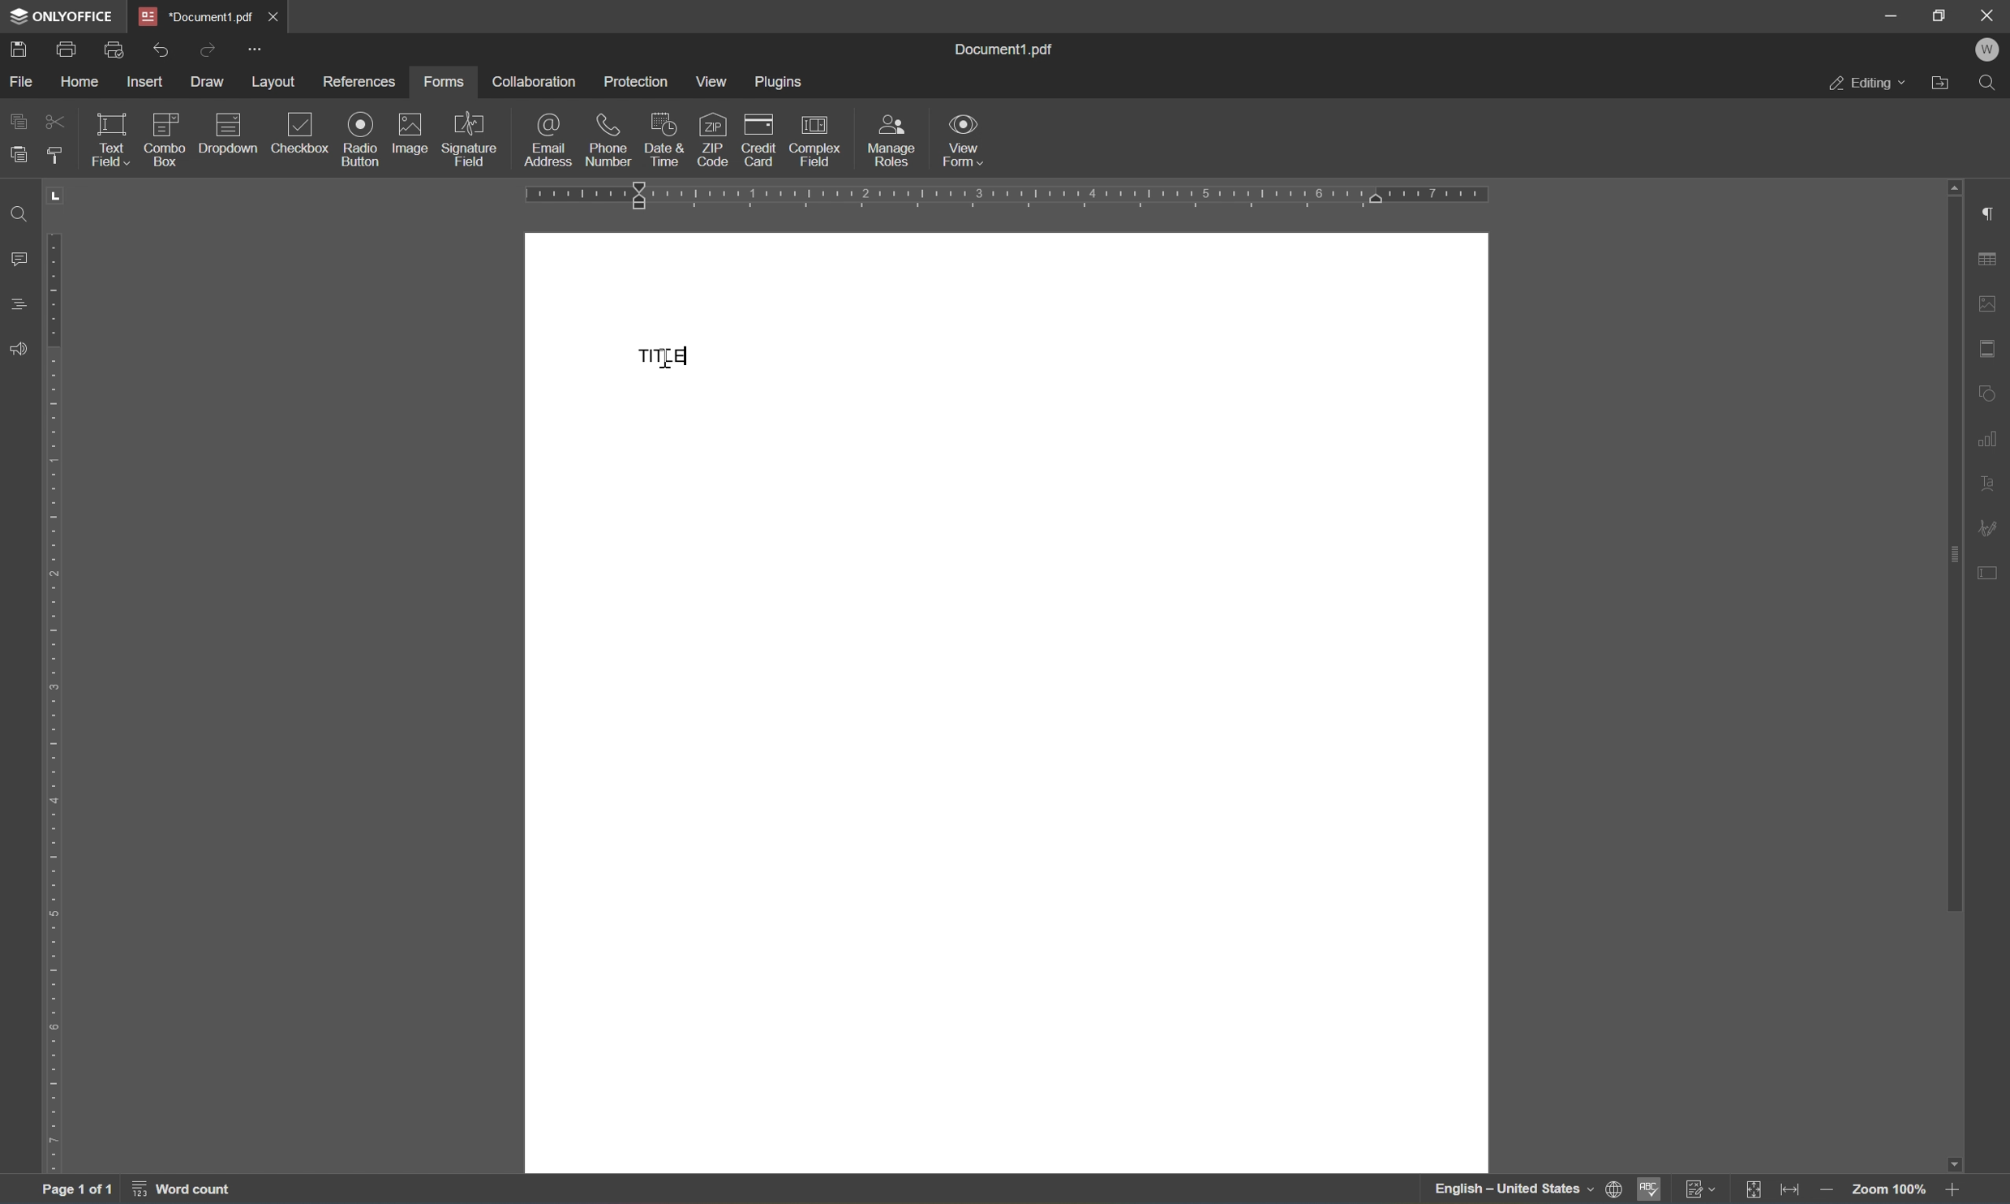 The image size is (2010, 1204). What do you see at coordinates (162, 52) in the screenshot?
I see `undo` at bounding box center [162, 52].